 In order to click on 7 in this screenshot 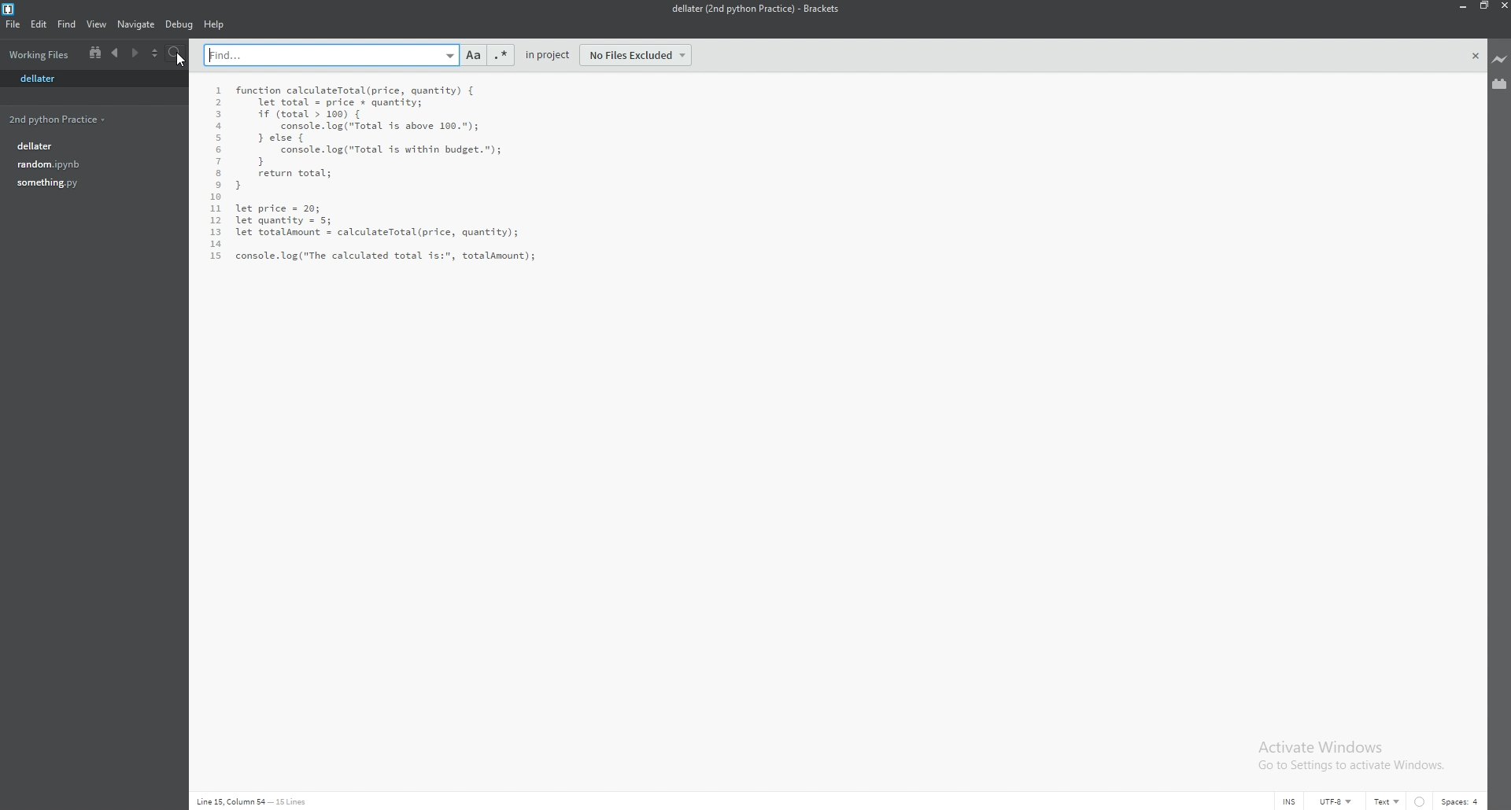, I will do `click(216, 163)`.